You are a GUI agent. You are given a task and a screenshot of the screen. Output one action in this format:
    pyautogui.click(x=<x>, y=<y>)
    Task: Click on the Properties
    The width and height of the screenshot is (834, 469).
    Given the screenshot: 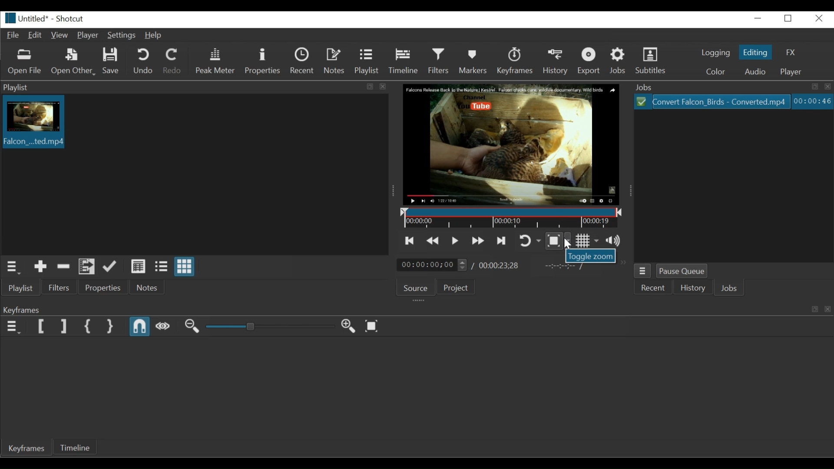 What is the action you would take?
    pyautogui.click(x=103, y=287)
    